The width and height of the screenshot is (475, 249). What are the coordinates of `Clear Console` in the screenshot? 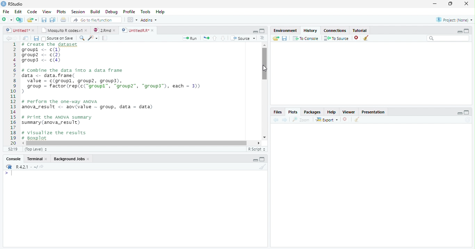 It's located at (356, 120).